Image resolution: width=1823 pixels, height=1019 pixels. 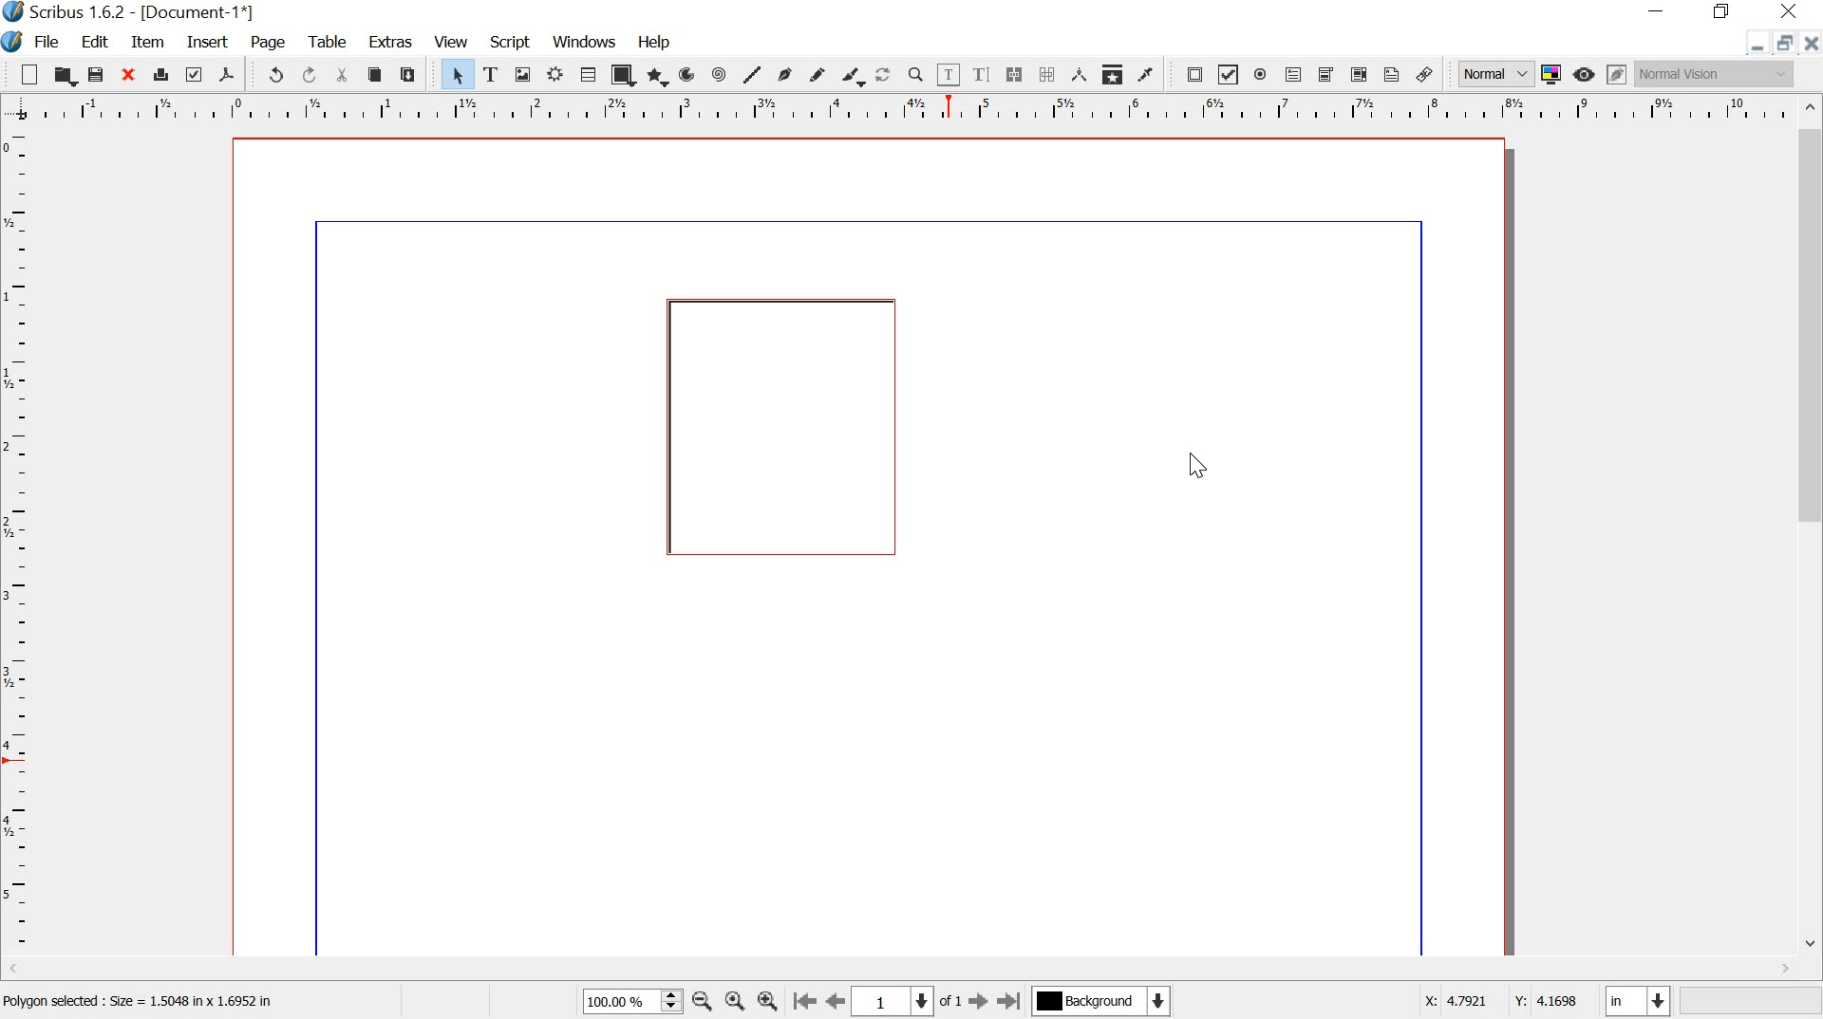 What do you see at coordinates (526, 76) in the screenshot?
I see `image frame` at bounding box center [526, 76].